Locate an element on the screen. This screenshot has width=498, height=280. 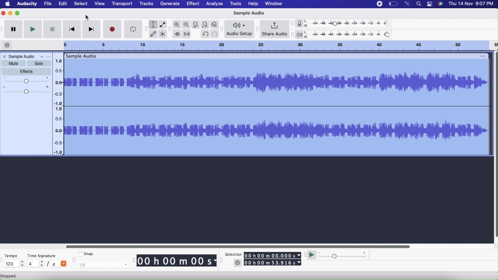
00 h 00 m 53.916 s is located at coordinates (273, 262).